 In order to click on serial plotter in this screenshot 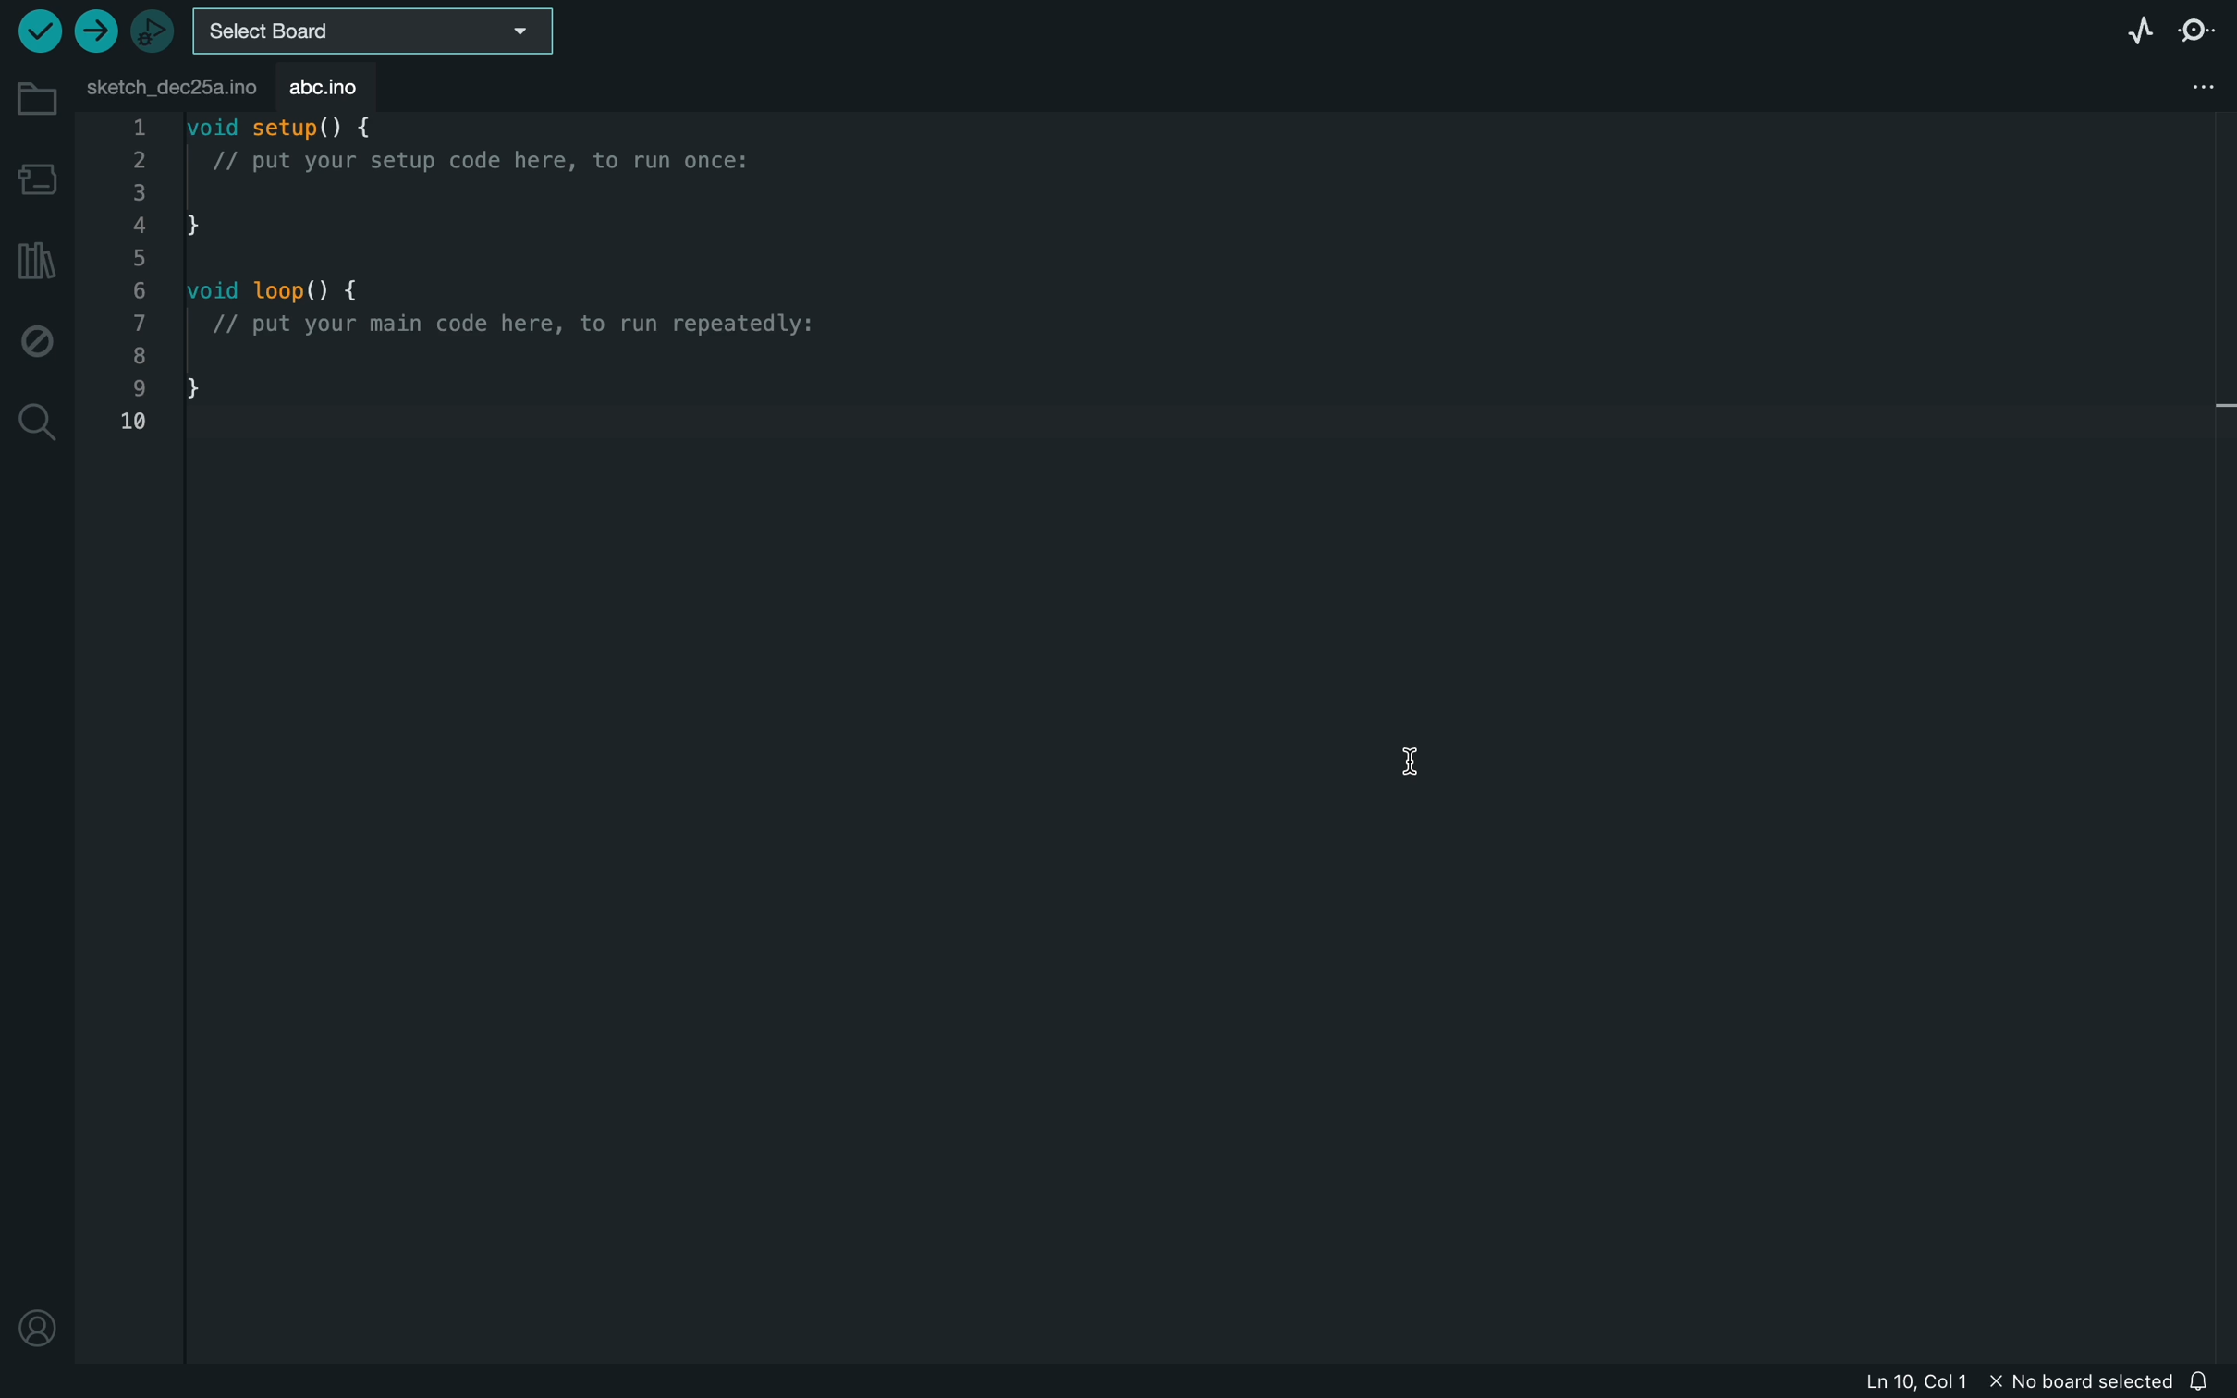, I will do `click(2126, 32)`.